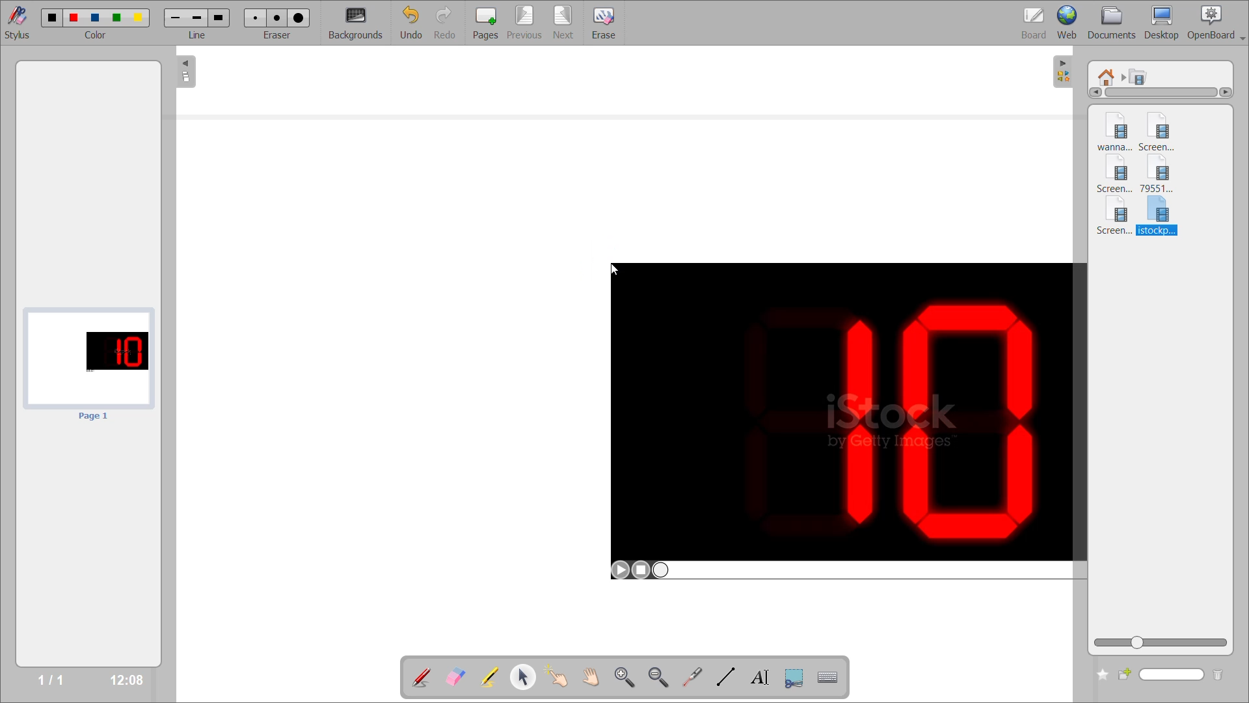 The image size is (1249, 703). What do you see at coordinates (1165, 130) in the screenshot?
I see `video 2` at bounding box center [1165, 130].